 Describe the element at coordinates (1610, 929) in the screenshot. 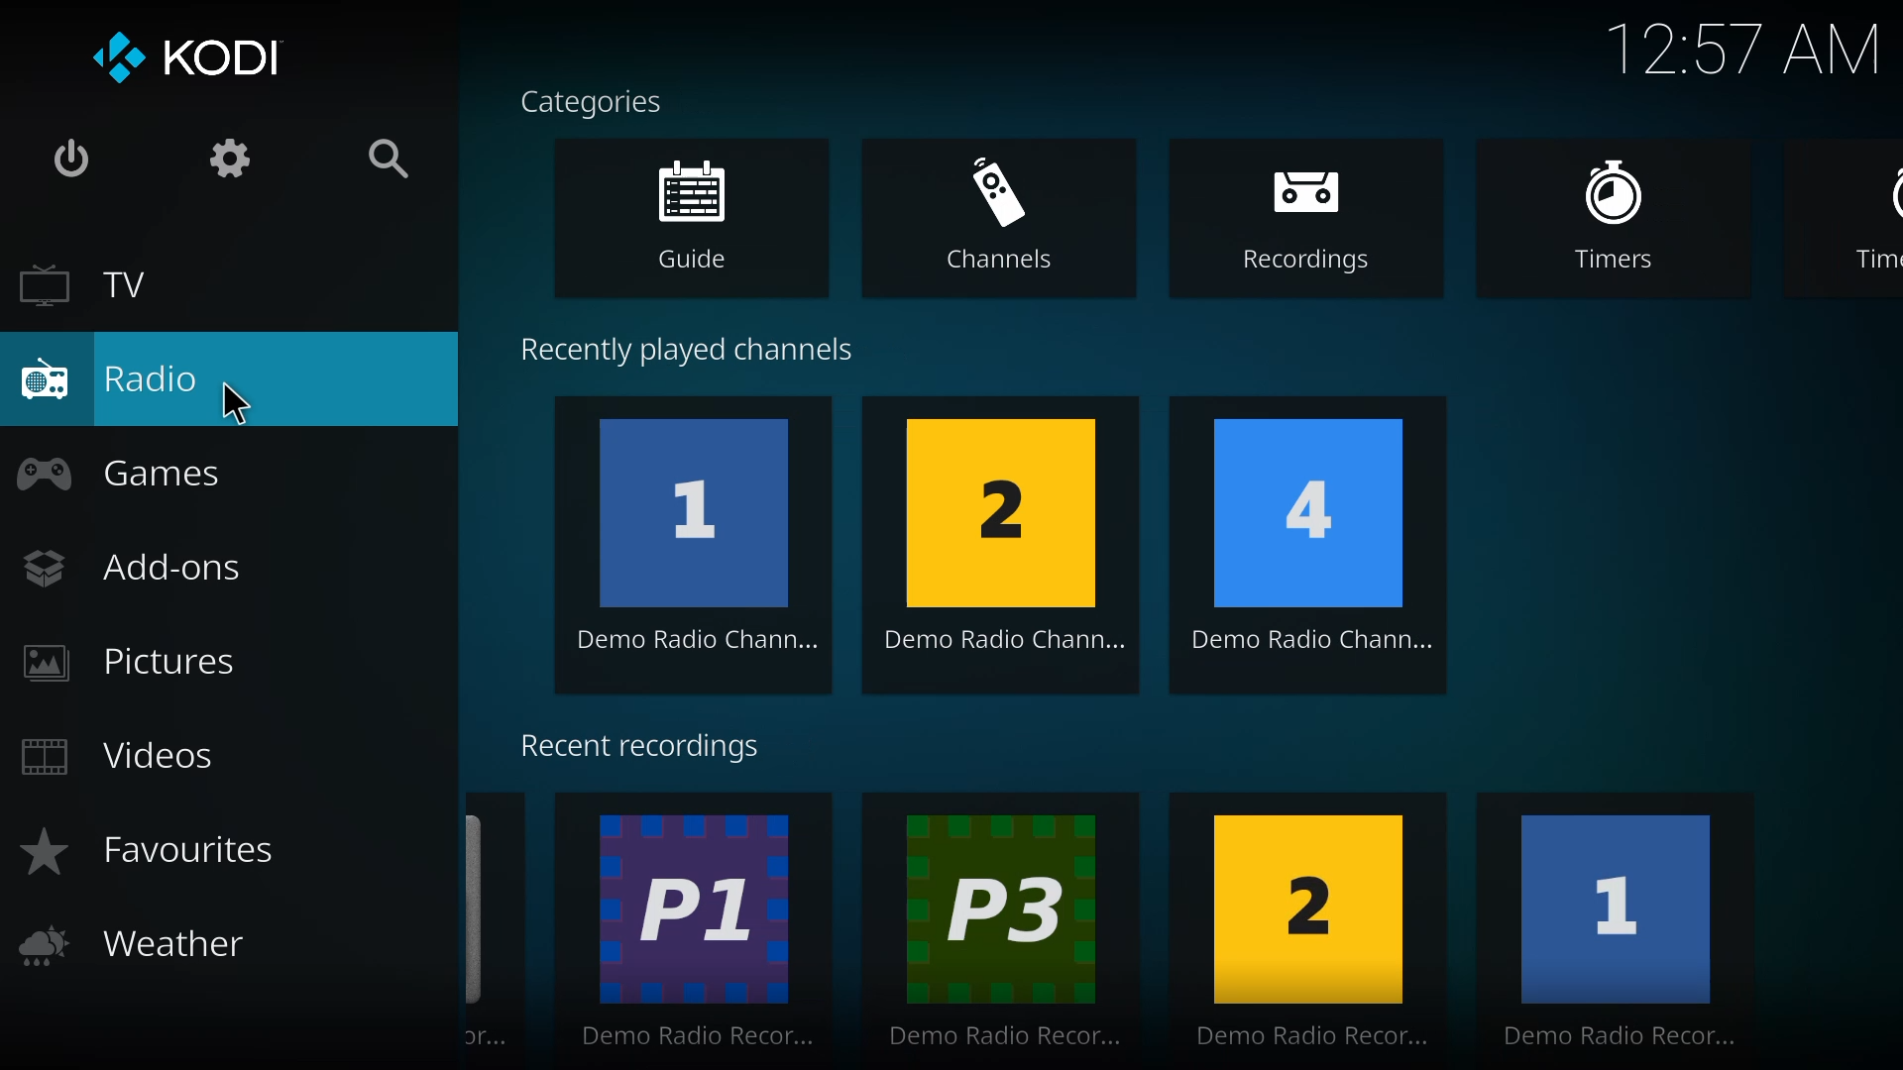

I see `1 Demo Radio Recor...` at that location.